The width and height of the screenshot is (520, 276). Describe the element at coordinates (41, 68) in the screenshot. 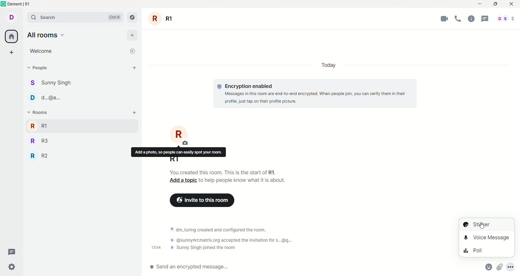

I see `People` at that location.